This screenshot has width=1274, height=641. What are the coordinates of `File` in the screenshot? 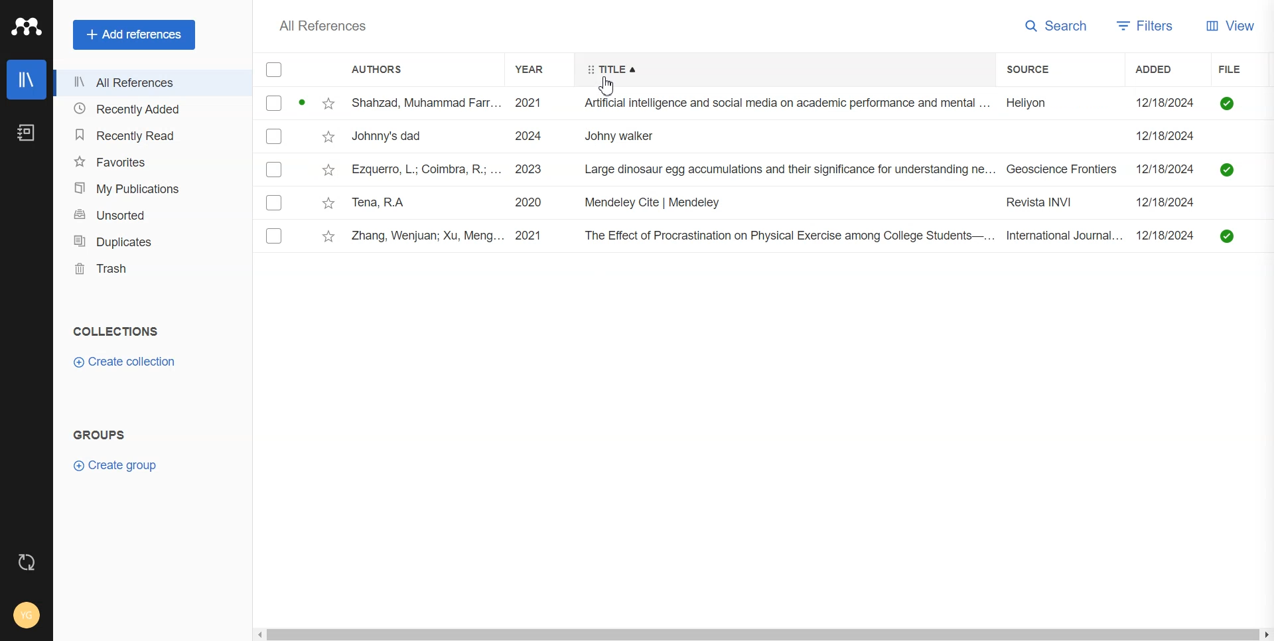 It's located at (811, 203).